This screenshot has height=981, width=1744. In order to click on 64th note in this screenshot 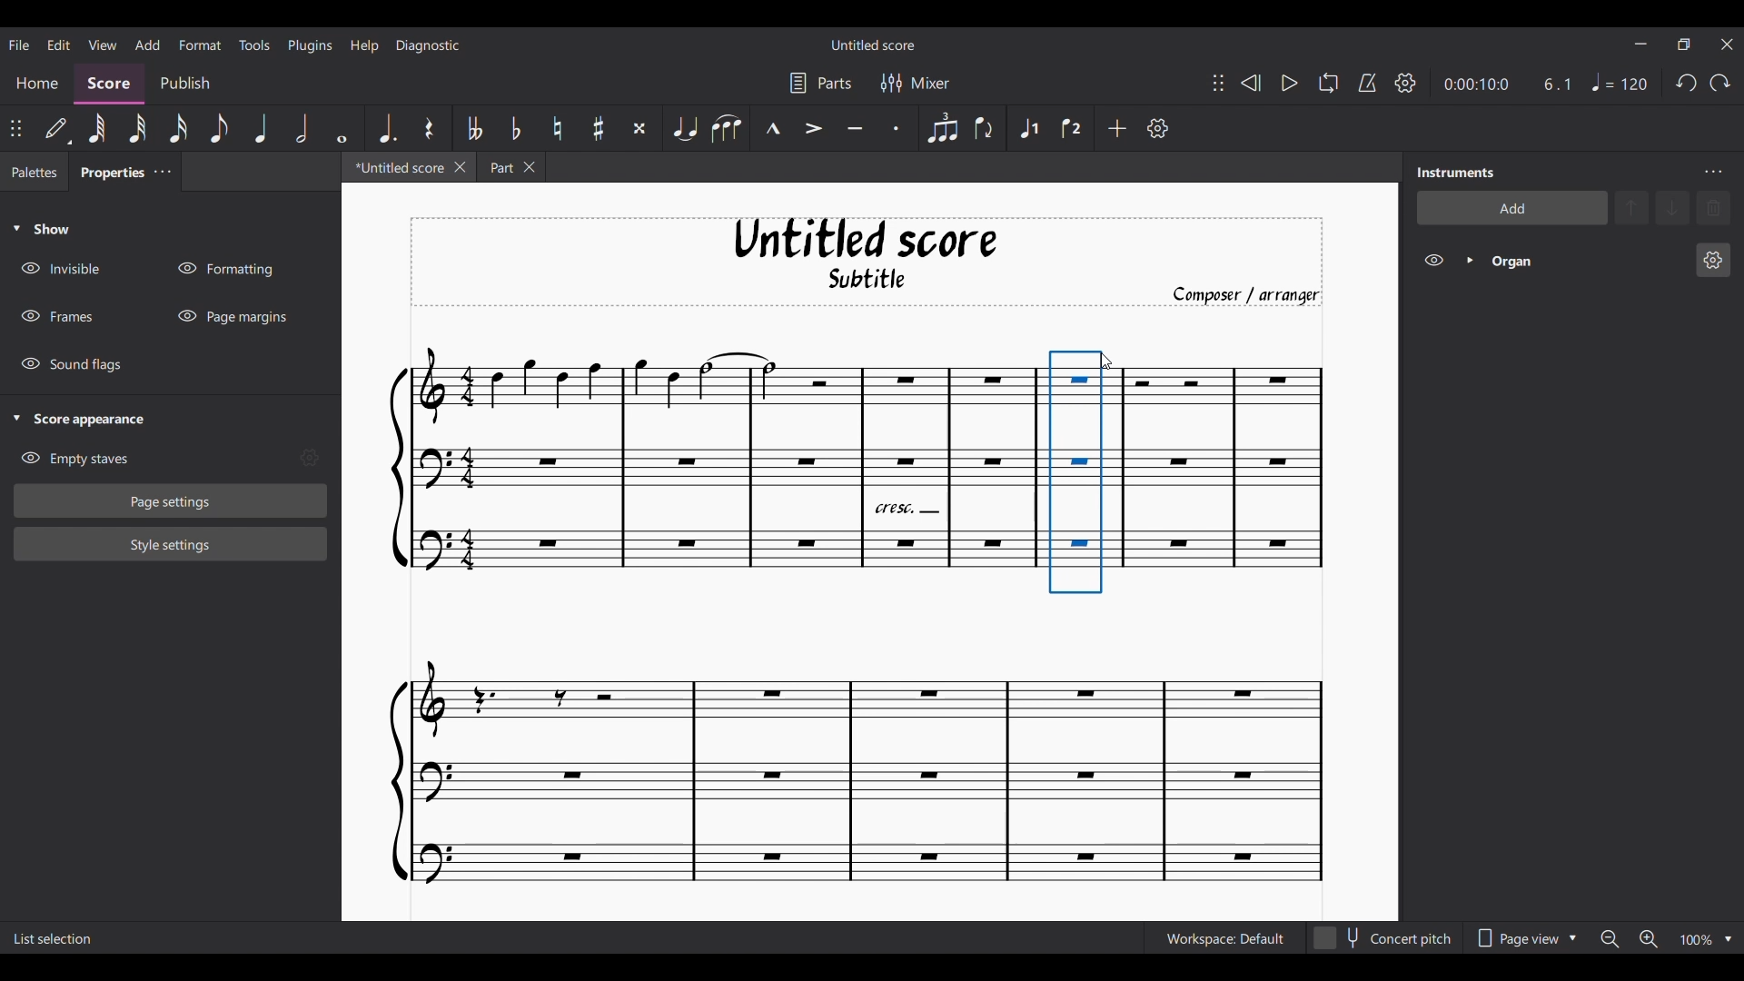, I will do `click(96, 128)`.